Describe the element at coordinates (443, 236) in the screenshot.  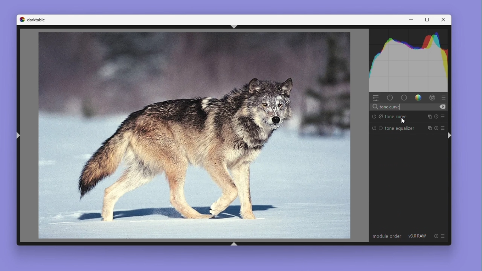
I see `preset` at that location.